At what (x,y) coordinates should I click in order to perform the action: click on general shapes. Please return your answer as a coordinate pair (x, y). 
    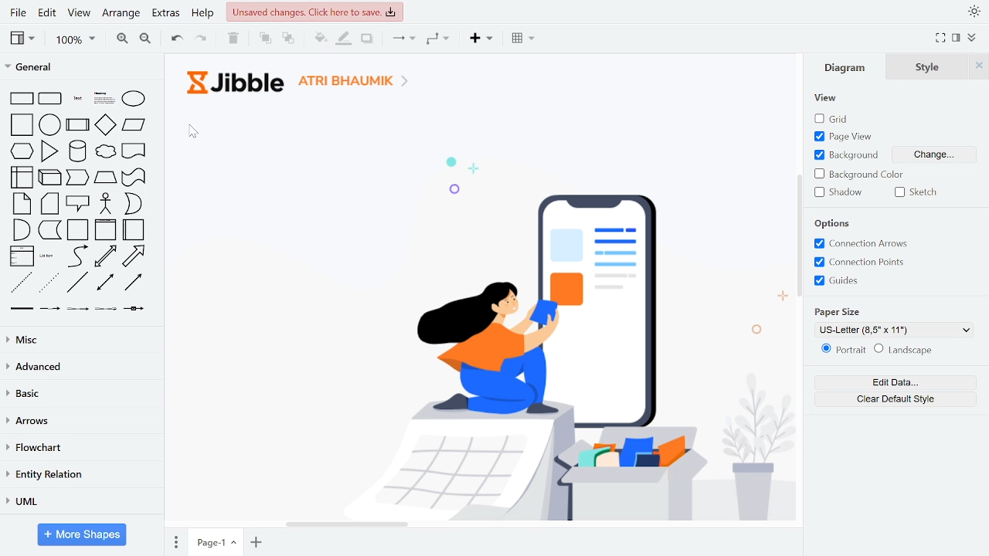
    Looking at the image, I should click on (19, 284).